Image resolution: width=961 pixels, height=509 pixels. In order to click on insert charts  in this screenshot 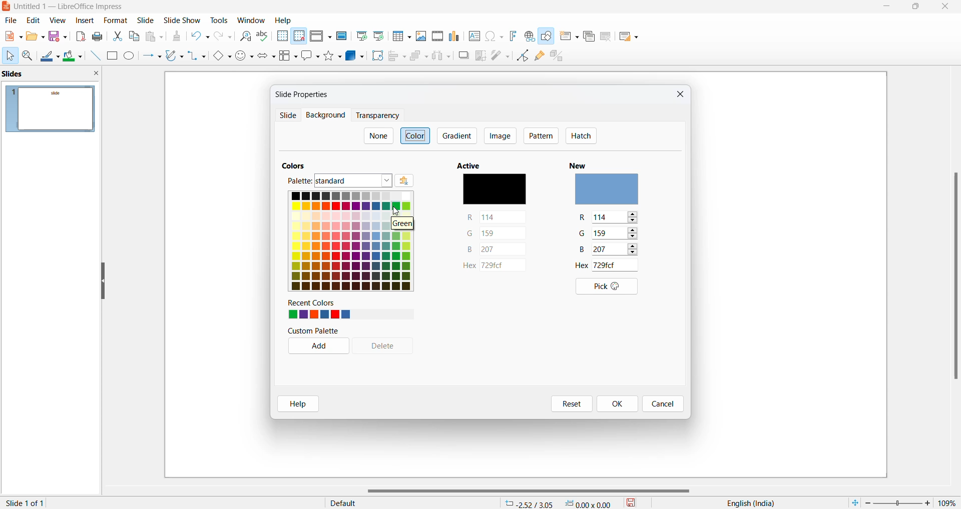, I will do `click(455, 36)`.